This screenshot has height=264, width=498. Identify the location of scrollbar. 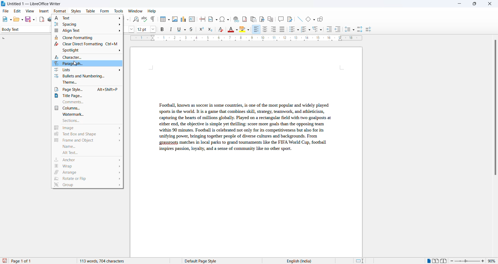
(495, 110).